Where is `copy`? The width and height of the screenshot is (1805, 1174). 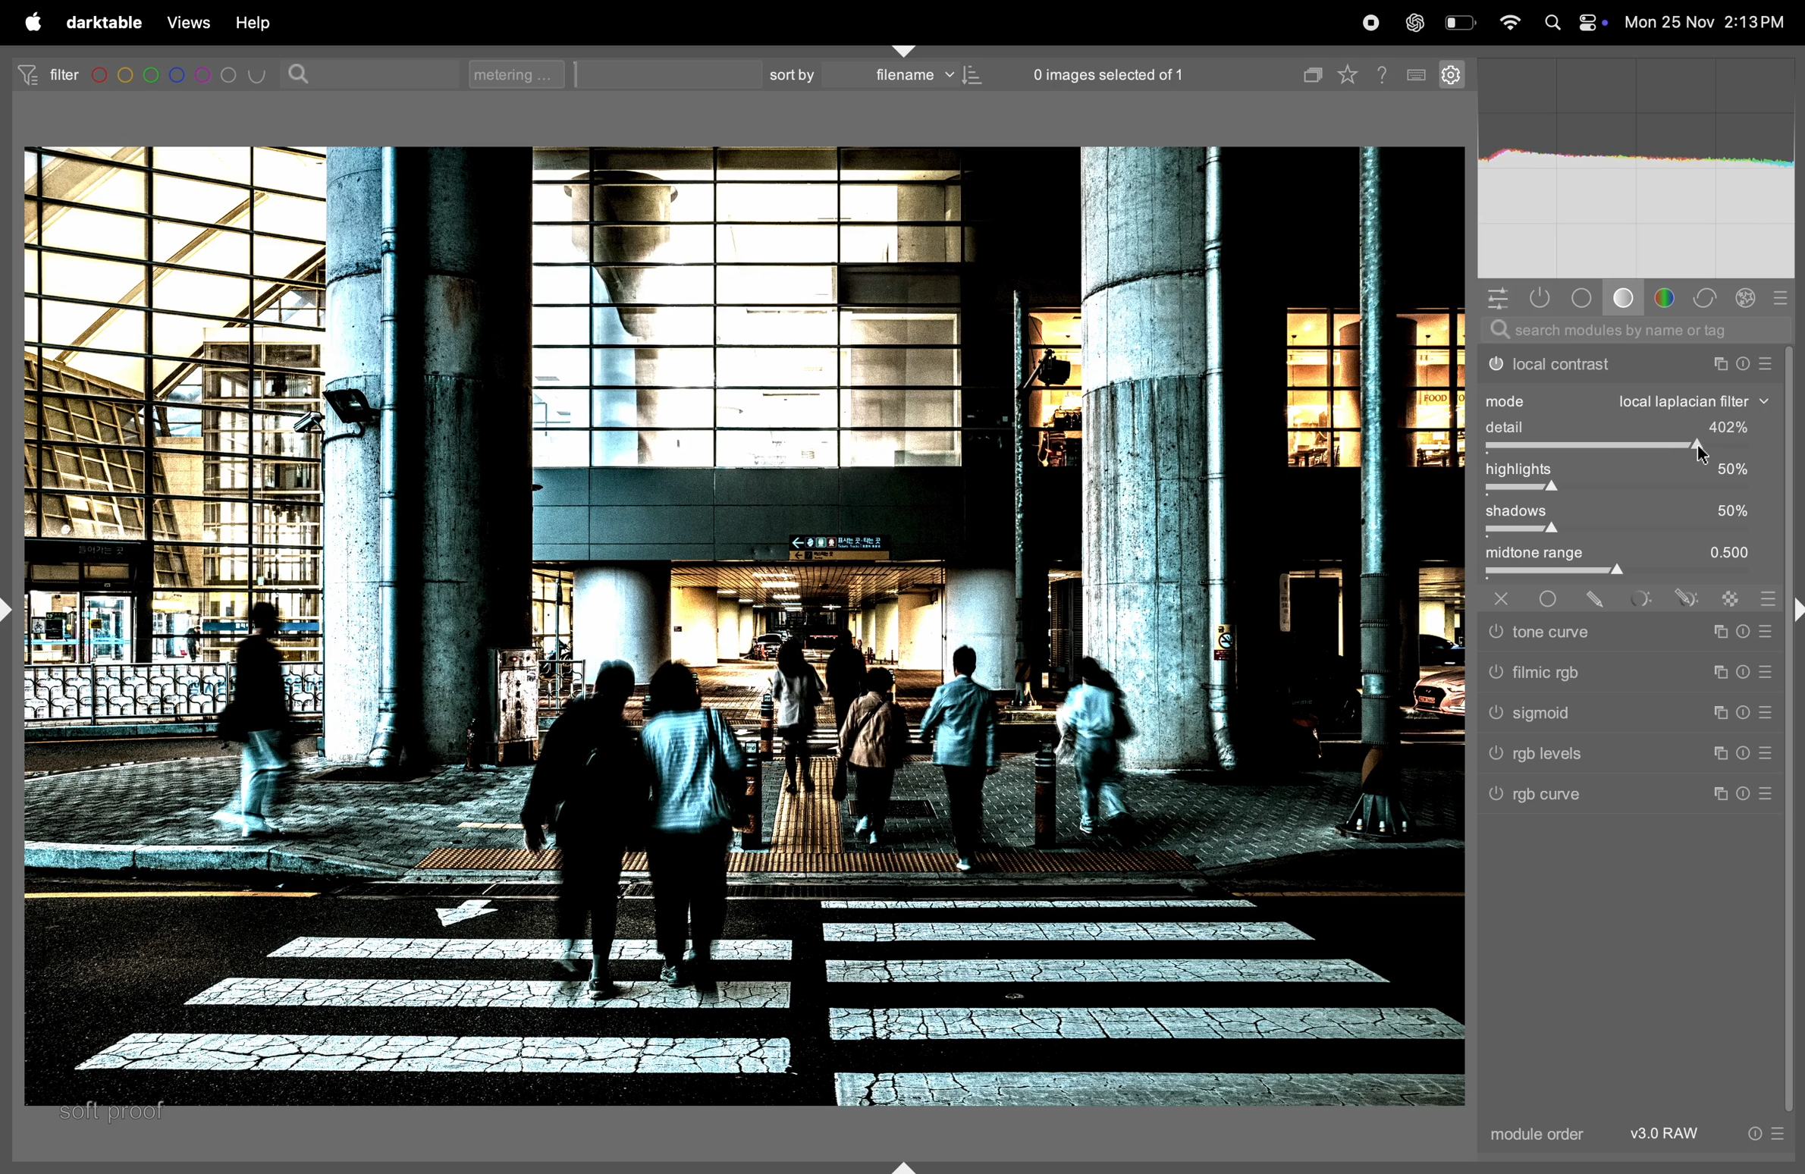 copy is located at coordinates (1309, 71).